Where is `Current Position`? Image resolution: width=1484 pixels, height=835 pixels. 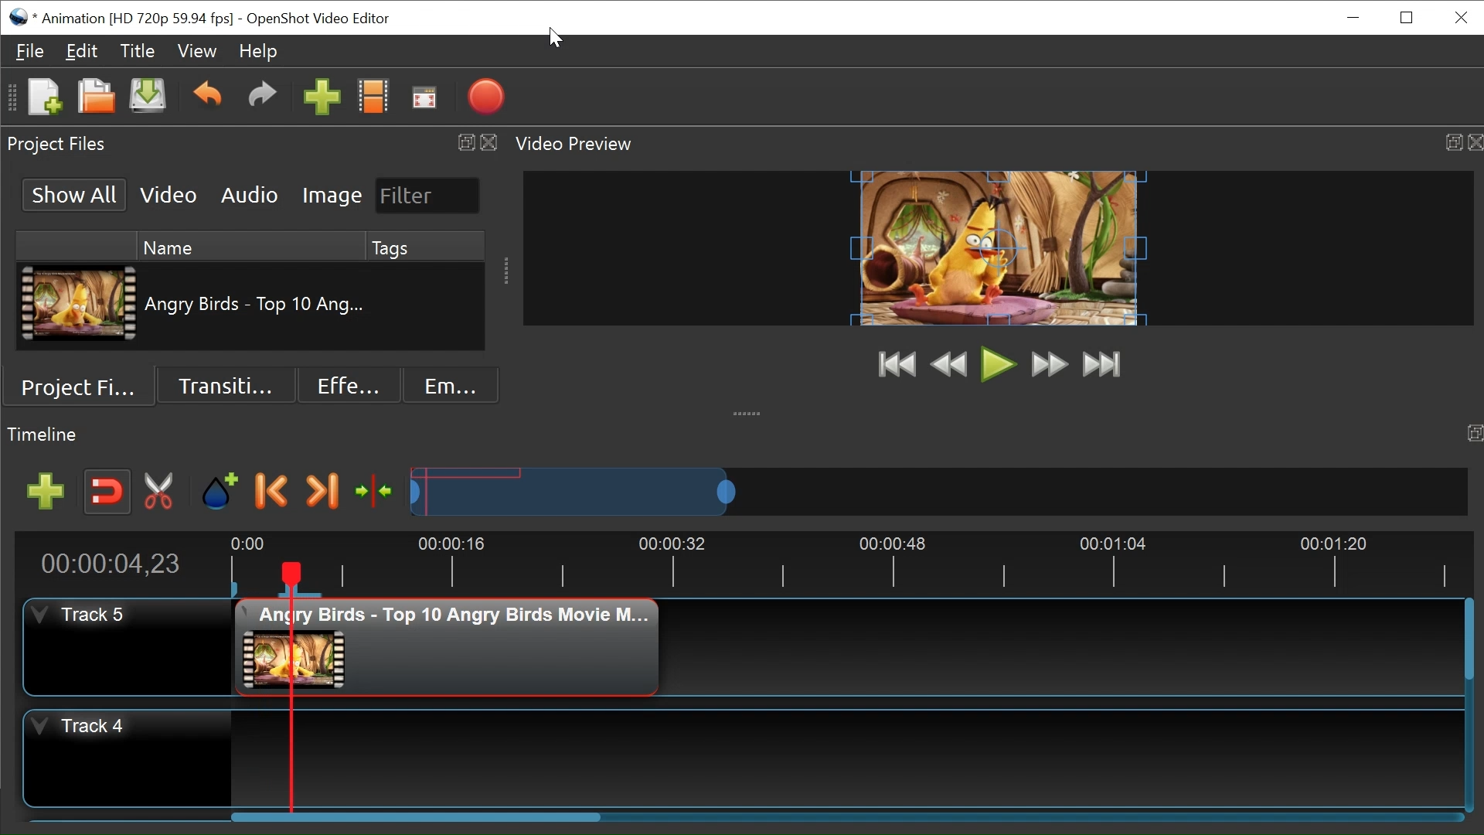 Current Position is located at coordinates (110, 564).